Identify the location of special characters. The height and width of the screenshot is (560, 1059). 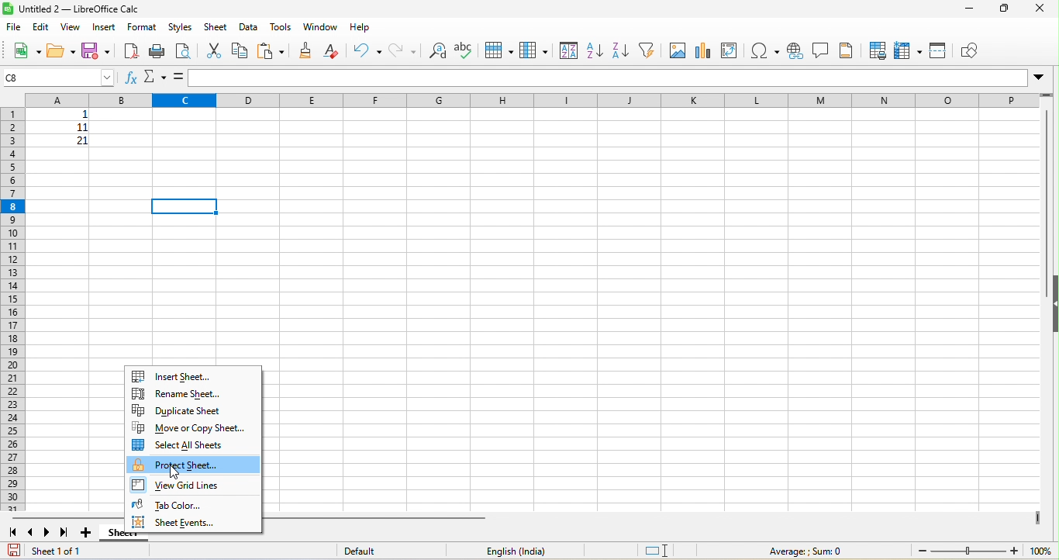
(766, 50).